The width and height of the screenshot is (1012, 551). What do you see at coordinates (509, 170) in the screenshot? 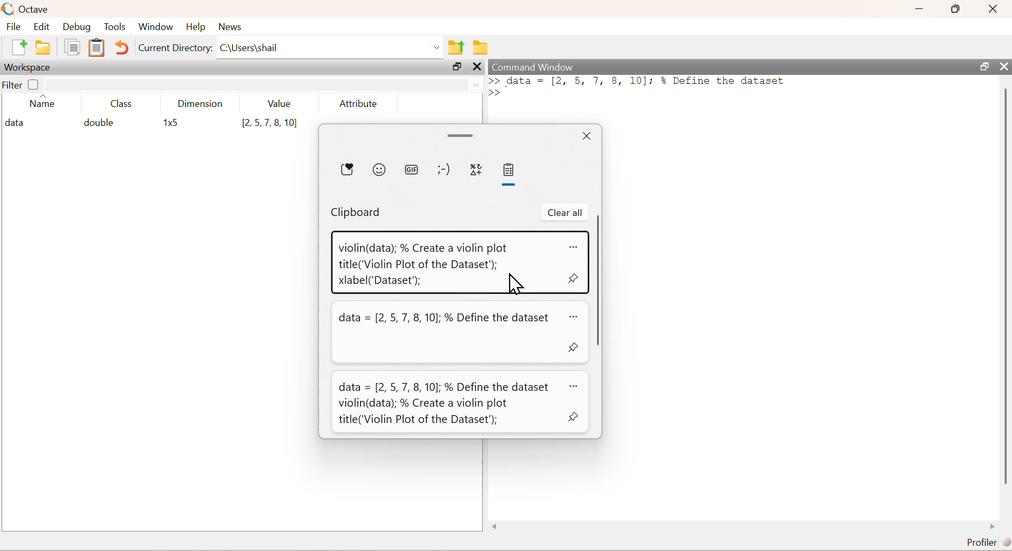
I see `Clipboard ` at bounding box center [509, 170].